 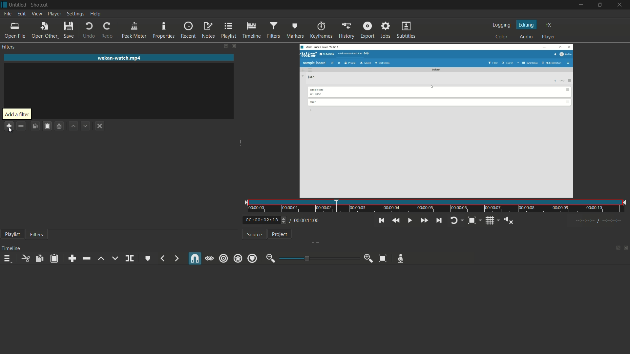 I want to click on app name, so click(x=40, y=5).